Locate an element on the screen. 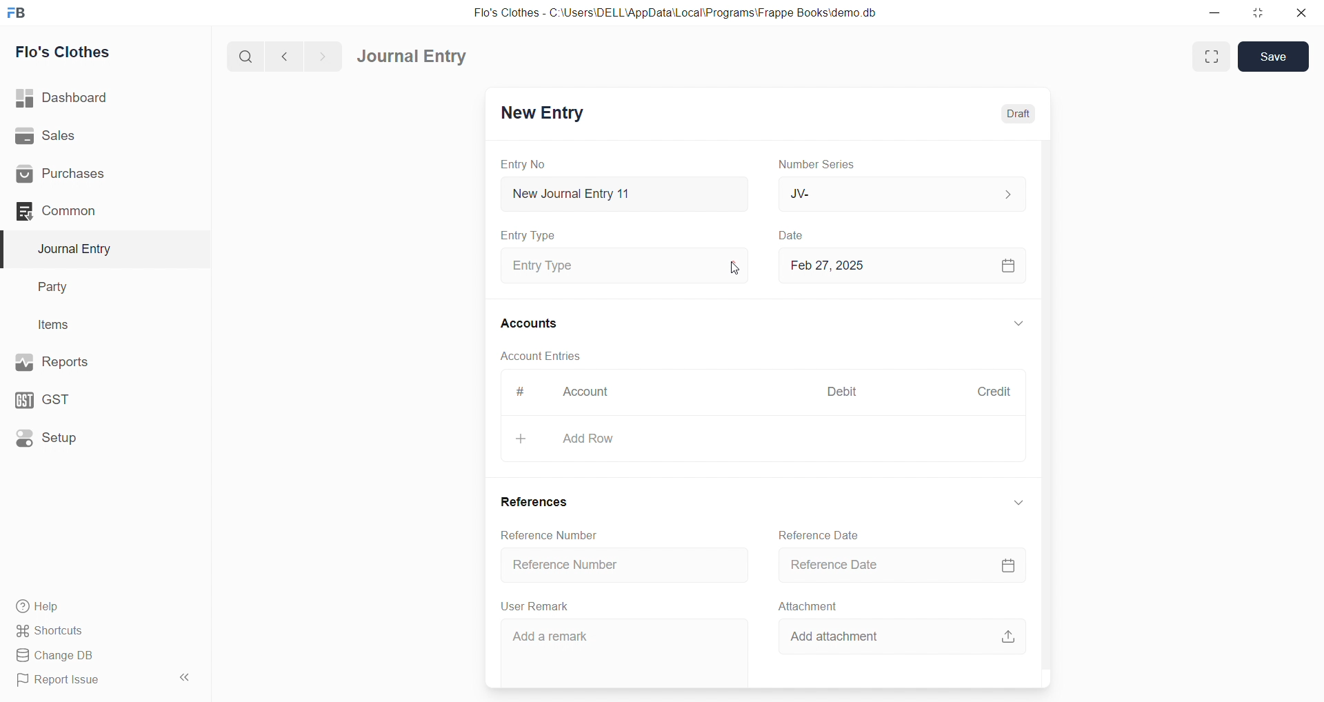 Image resolution: width=1324 pixels, height=702 pixels. collapse sidebar is located at coordinates (187, 677).